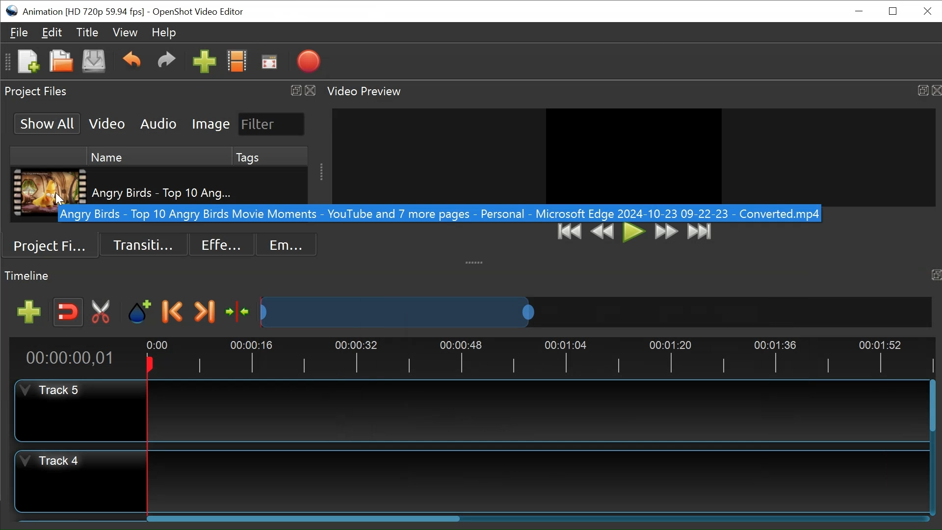  Describe the element at coordinates (11, 11) in the screenshot. I see `OpenShot Desktop Icon` at that location.